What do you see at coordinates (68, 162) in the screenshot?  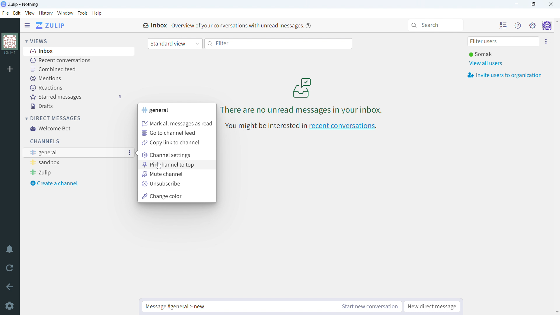 I see `sandbox` at bounding box center [68, 162].